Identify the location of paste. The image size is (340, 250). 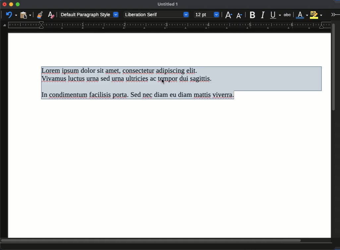
(26, 15).